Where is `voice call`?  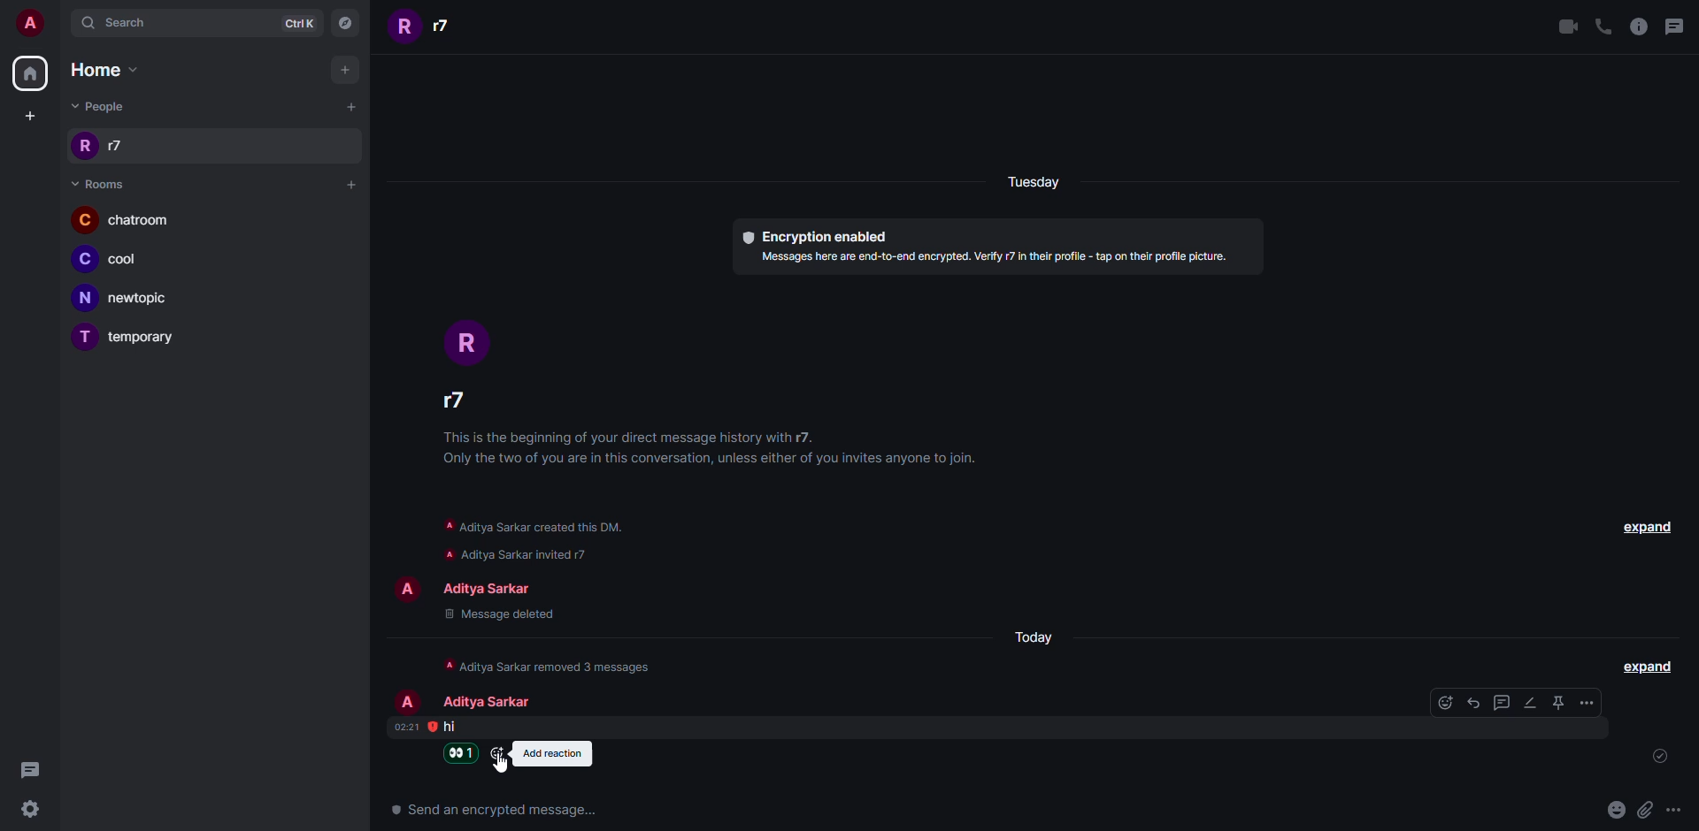
voice call is located at coordinates (1603, 26).